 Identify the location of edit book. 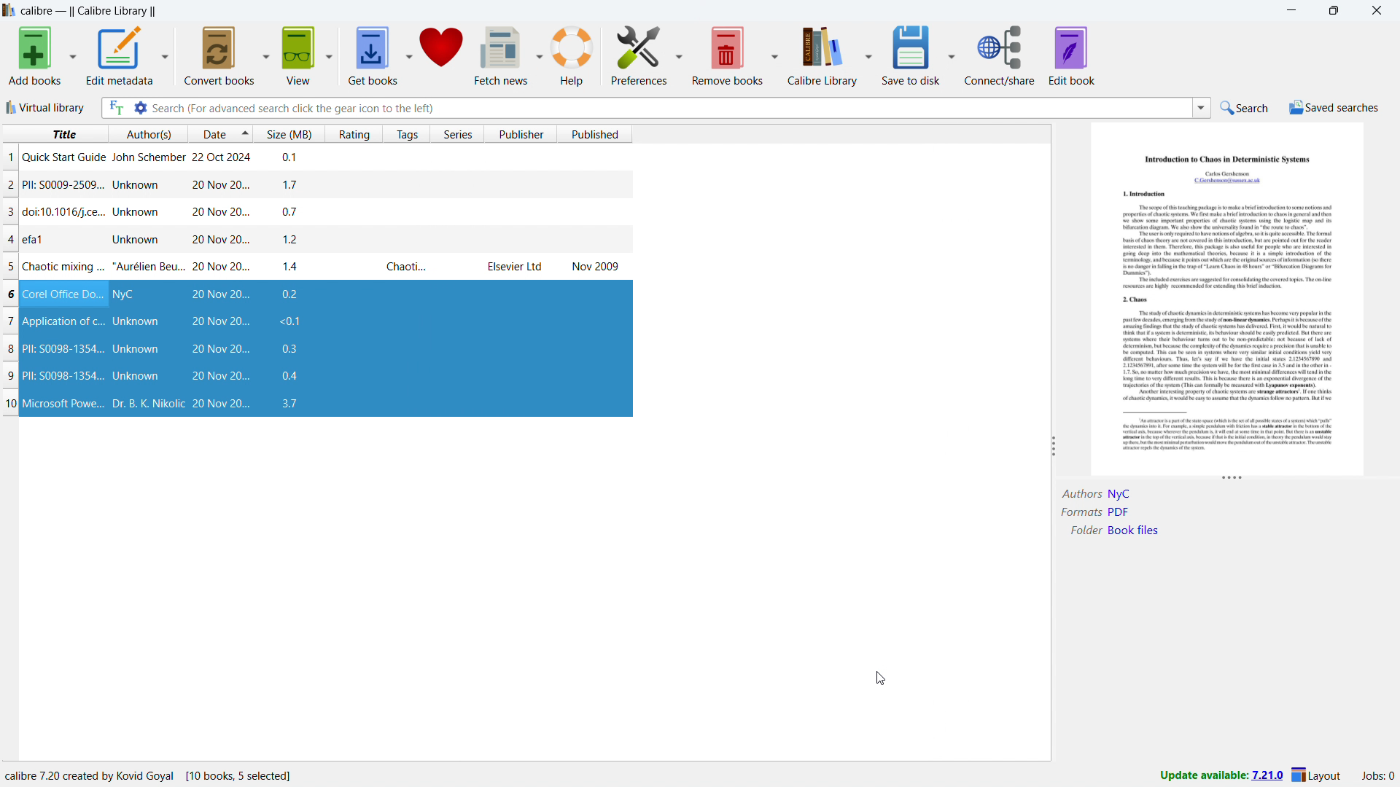
(1072, 55).